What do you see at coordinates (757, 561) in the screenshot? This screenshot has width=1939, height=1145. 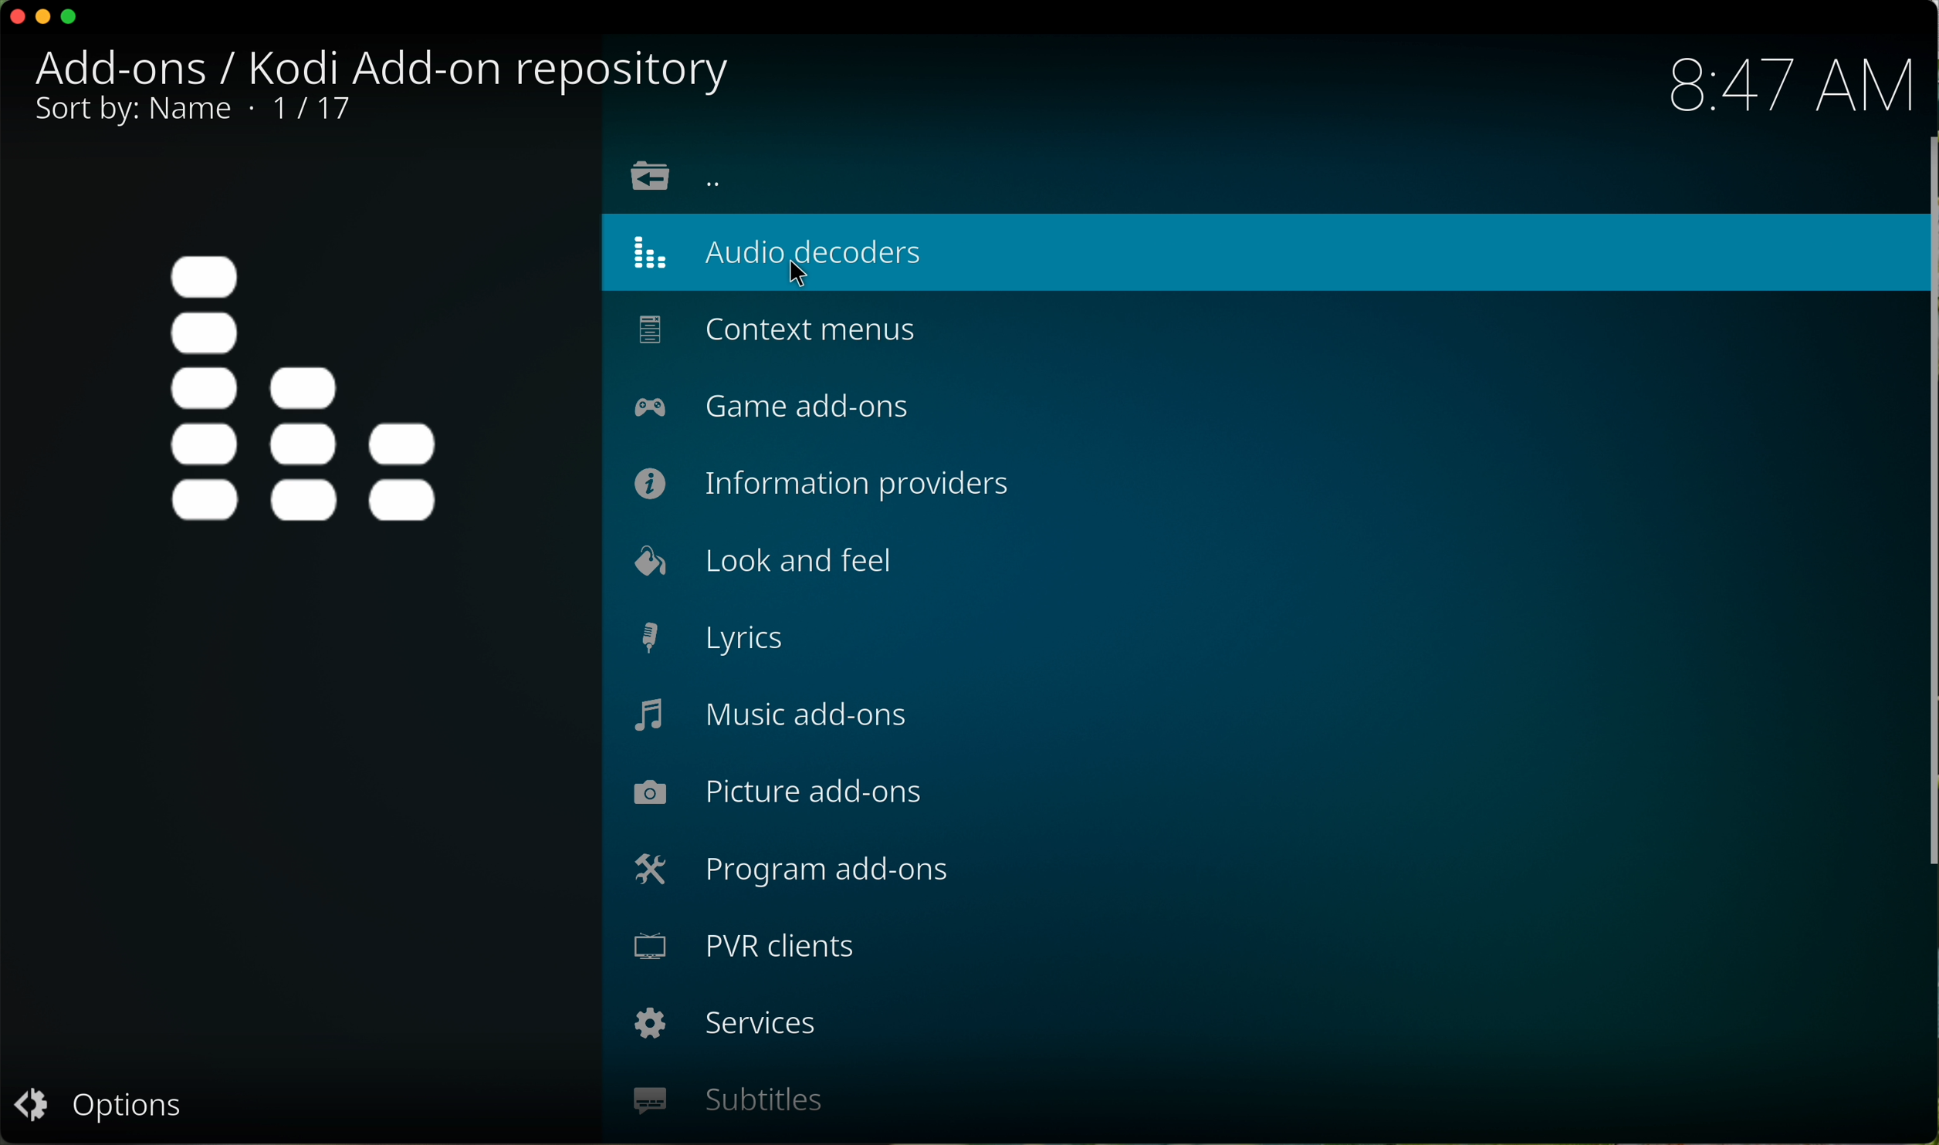 I see `look and feel` at bounding box center [757, 561].